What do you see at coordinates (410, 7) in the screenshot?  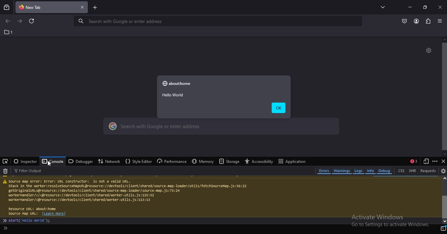 I see `minimize` at bounding box center [410, 7].